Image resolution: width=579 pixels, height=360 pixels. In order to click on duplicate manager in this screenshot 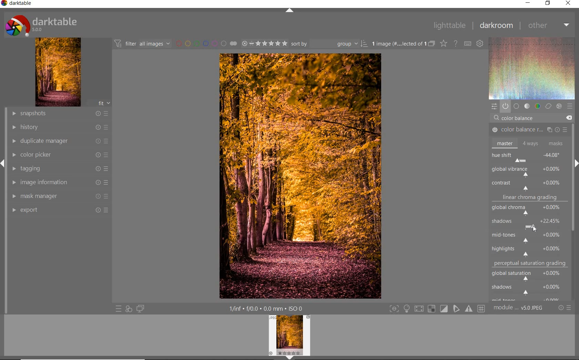, I will do `click(60, 141)`.